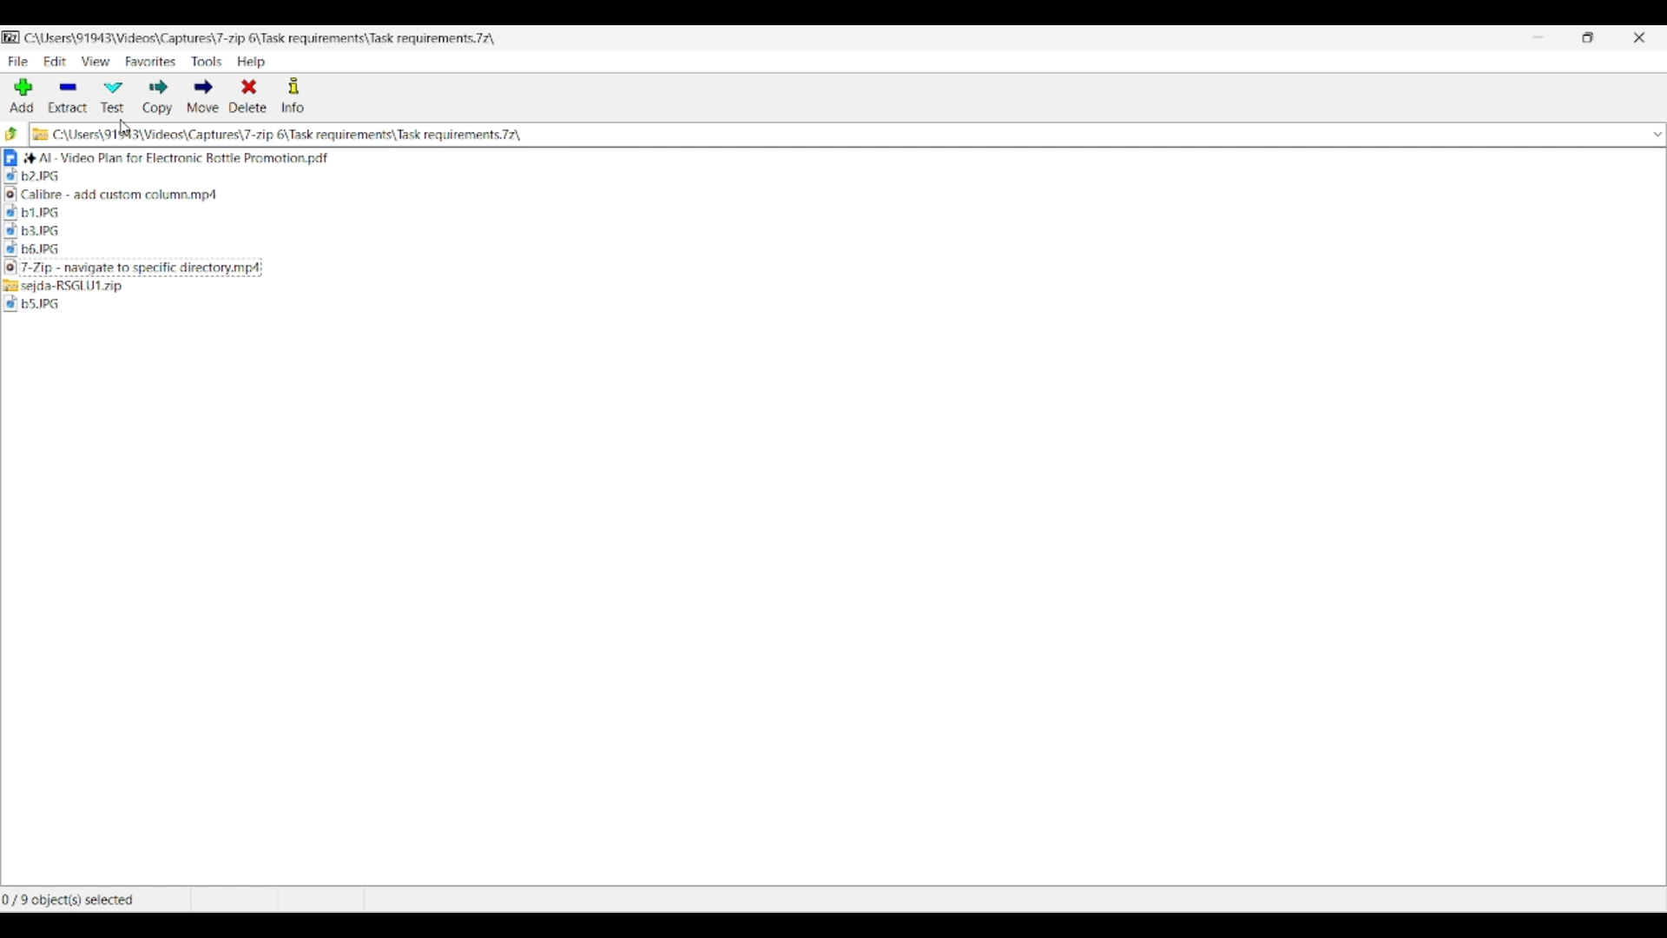  Describe the element at coordinates (208, 62) in the screenshot. I see `Tools menu` at that location.